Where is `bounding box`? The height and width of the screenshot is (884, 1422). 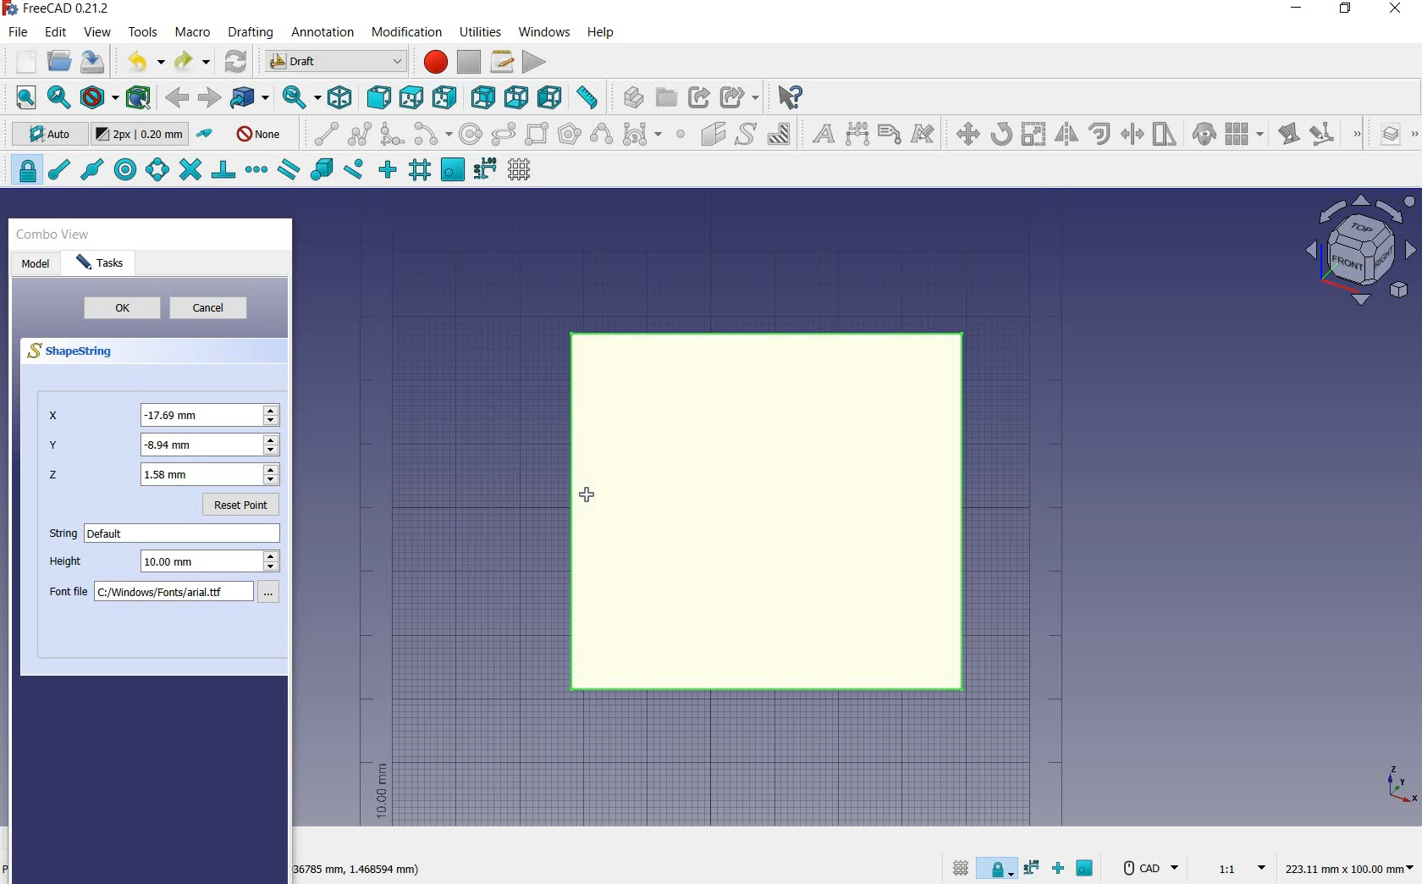 bounding box is located at coordinates (140, 99).